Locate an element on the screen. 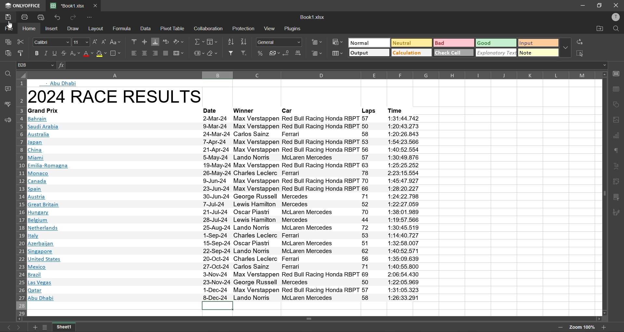 Image resolution: width=624 pixels, height=332 pixels. align top is located at coordinates (135, 41).